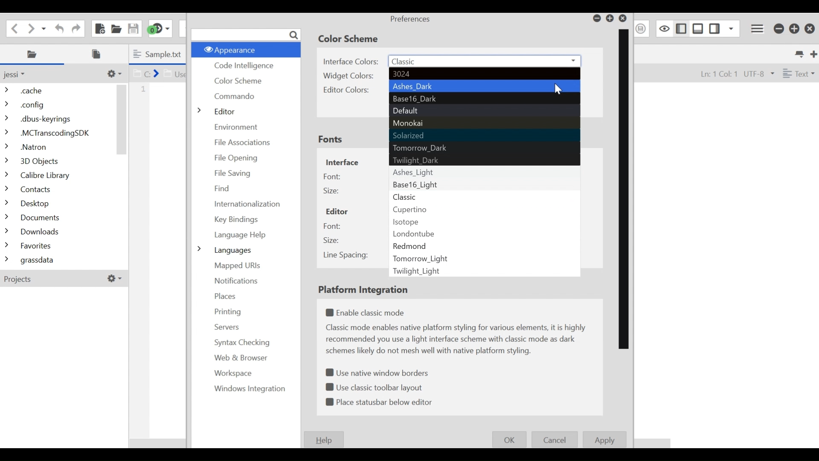  I want to click on File Type dropdown menu, so click(797, 73).